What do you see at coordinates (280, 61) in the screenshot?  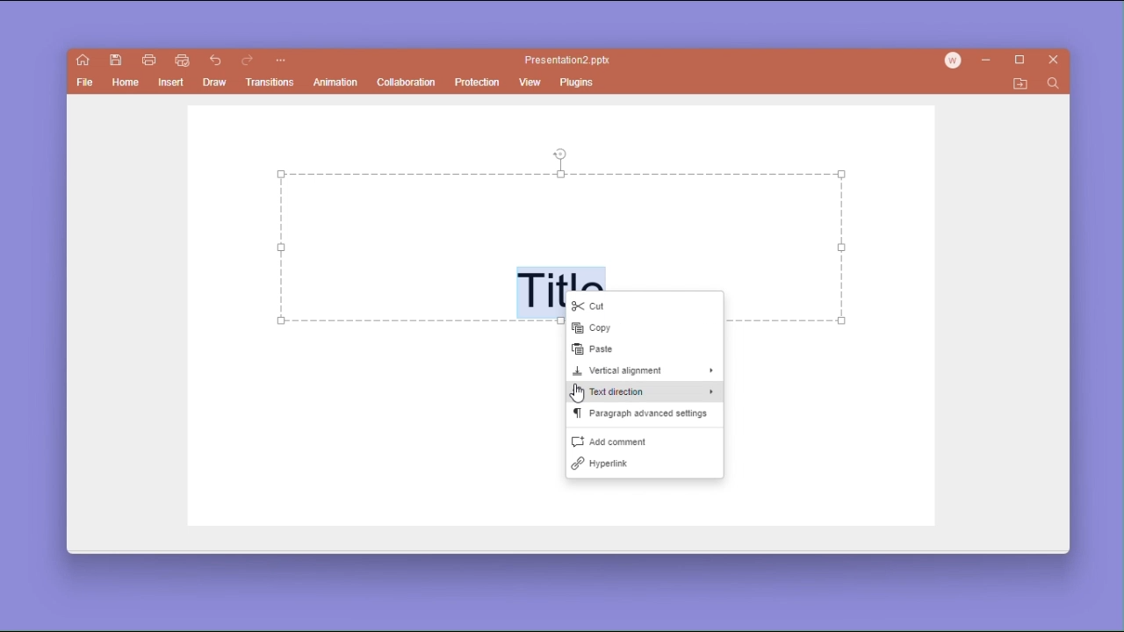 I see `customize quick access toolbar` at bounding box center [280, 61].